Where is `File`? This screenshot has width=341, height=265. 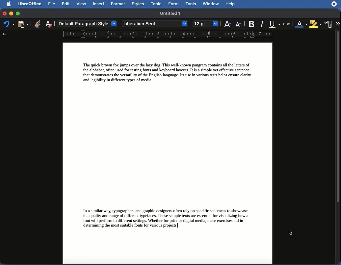 File is located at coordinates (51, 4).